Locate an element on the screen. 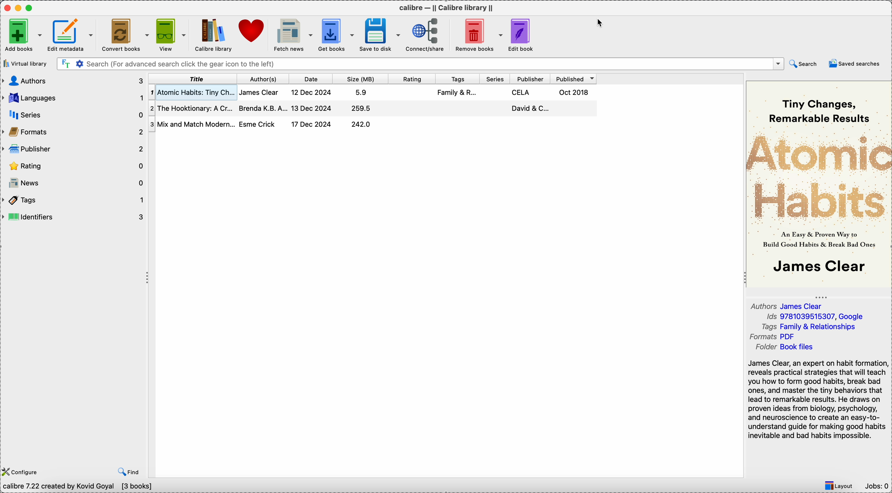 This screenshot has height=493, width=892. add books is located at coordinates (22, 34).